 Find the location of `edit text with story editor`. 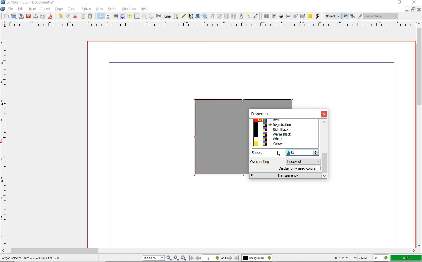

edit text with story editor is located at coordinates (220, 17).